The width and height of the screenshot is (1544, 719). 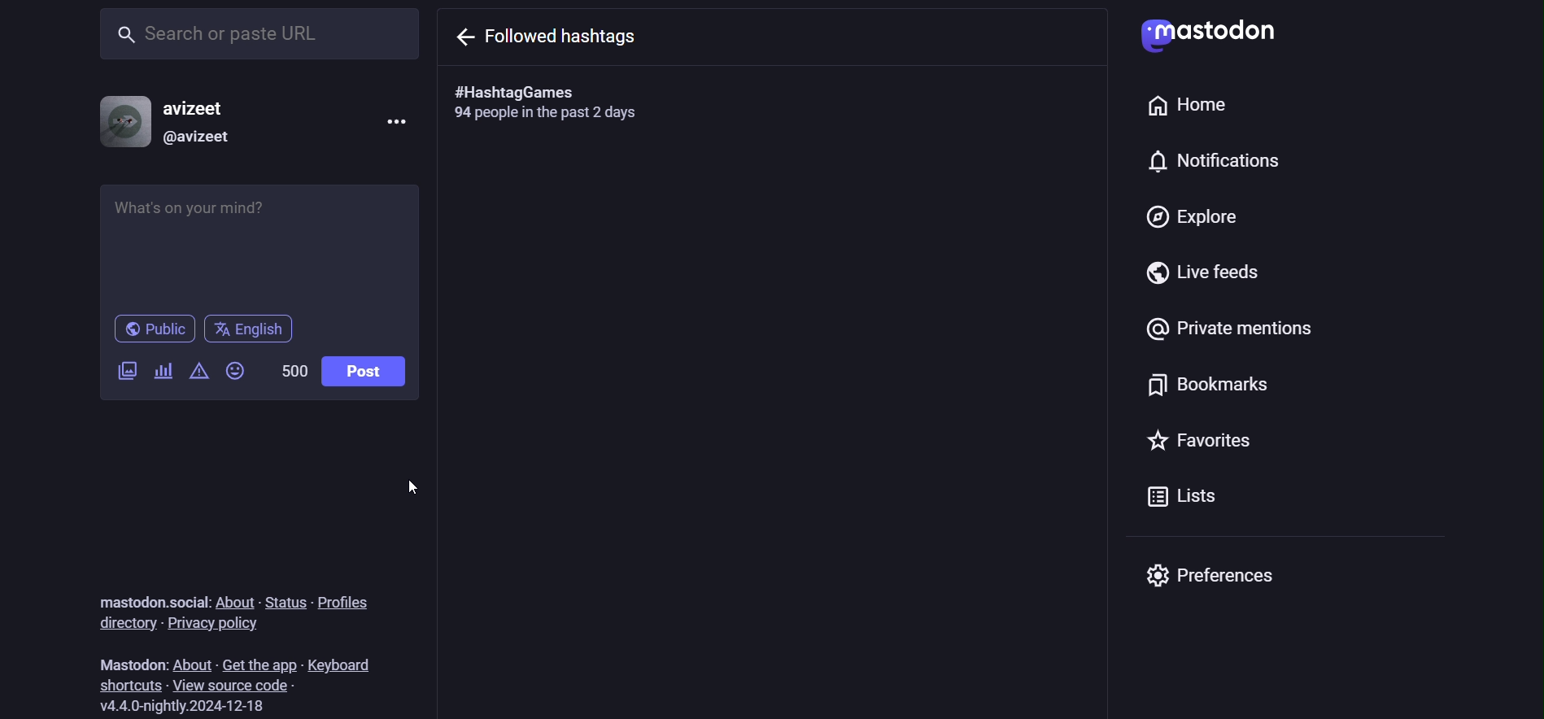 I want to click on preferences, so click(x=1202, y=578).